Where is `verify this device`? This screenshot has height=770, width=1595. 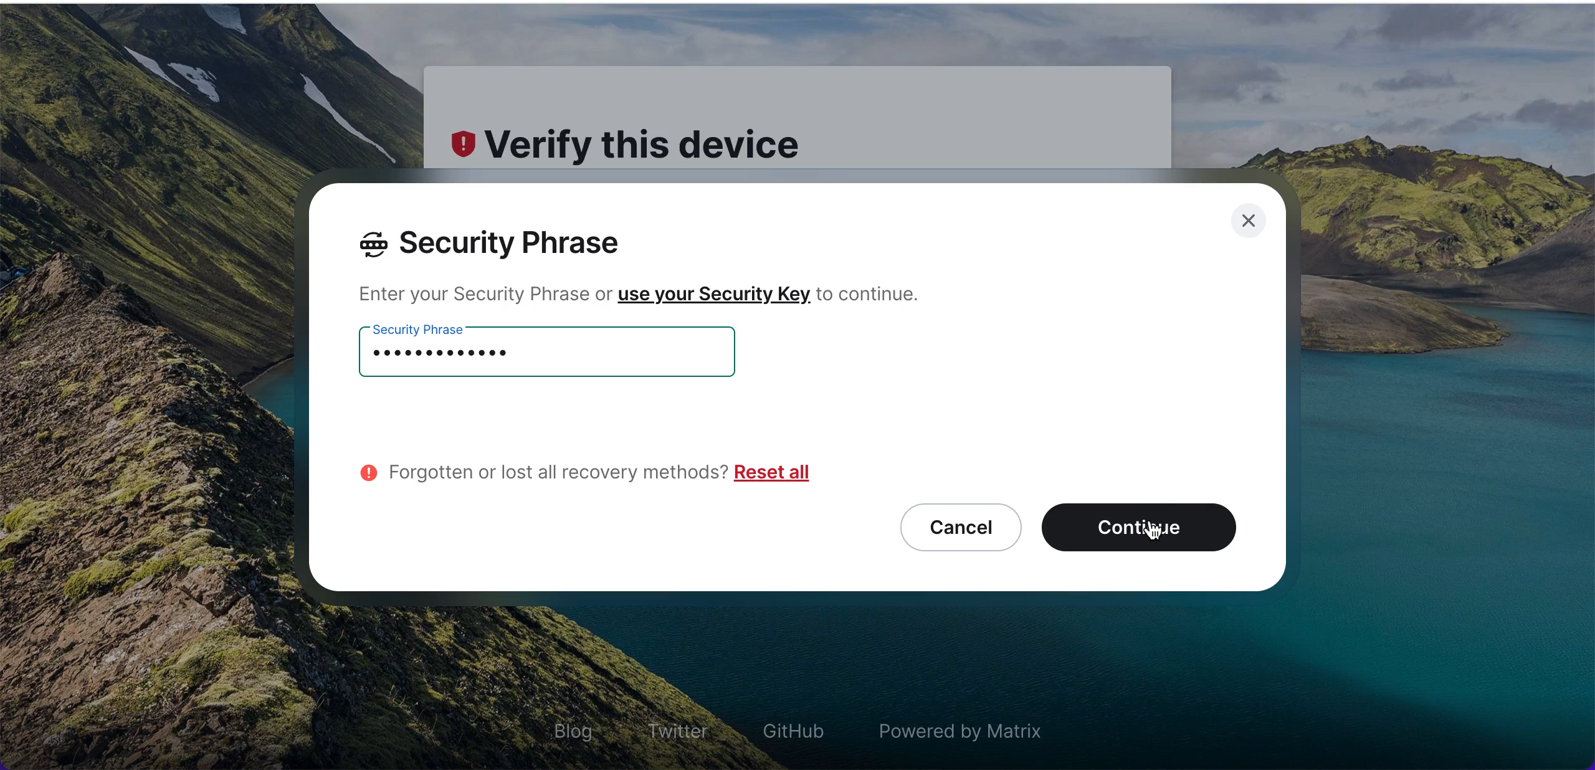
verify this device is located at coordinates (637, 143).